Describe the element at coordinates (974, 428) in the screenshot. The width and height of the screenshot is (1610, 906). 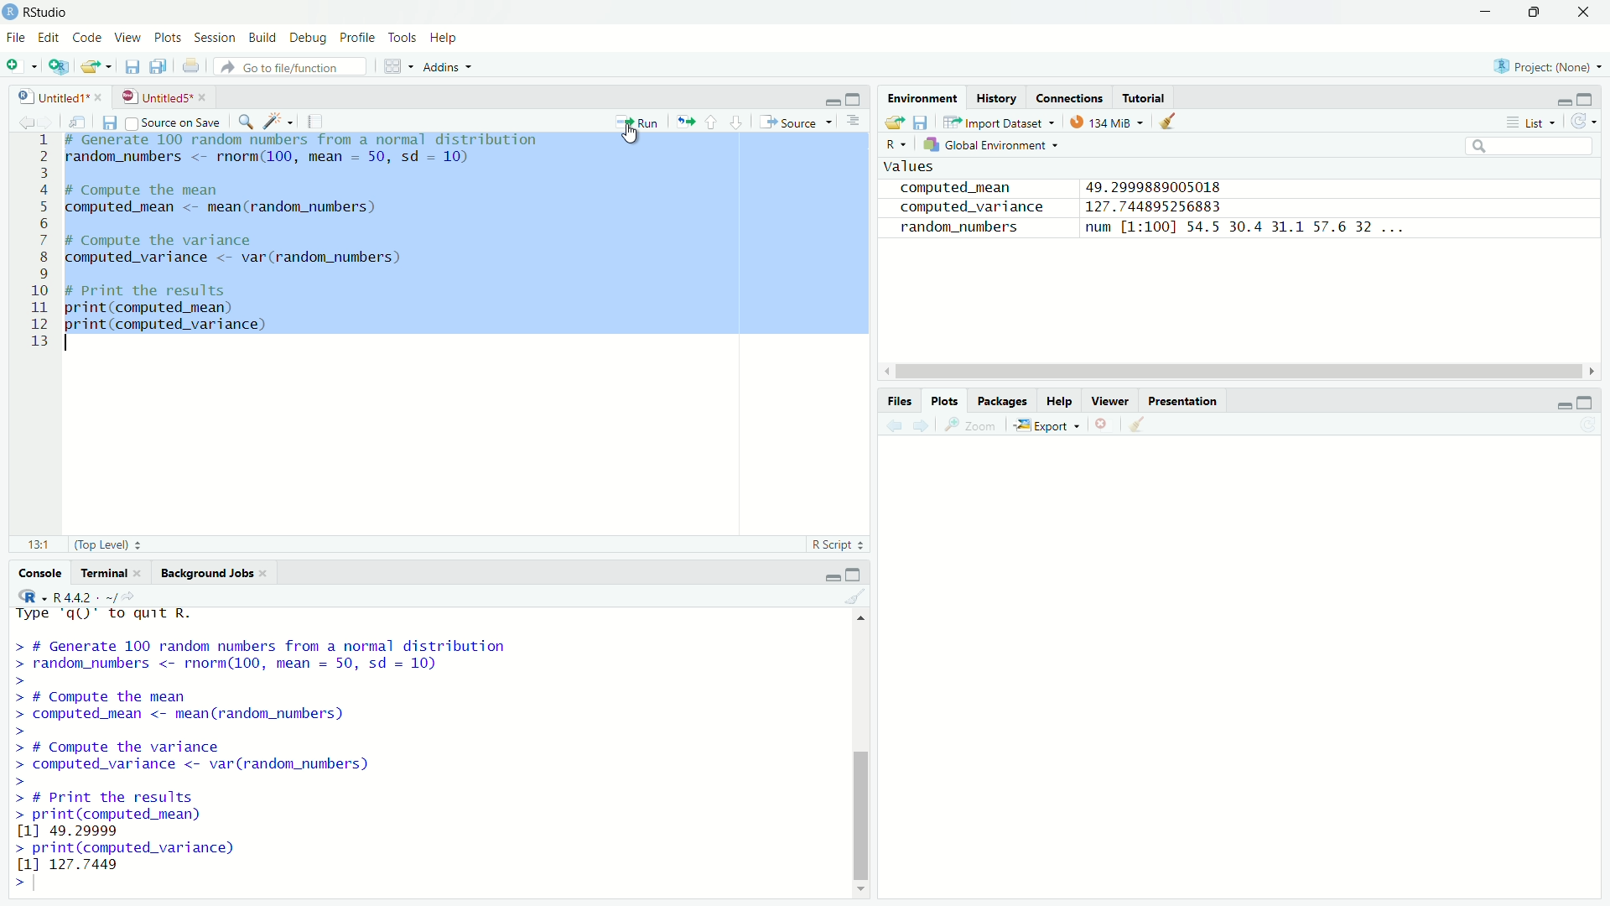
I see `view a larger version of the plot in new window` at that location.